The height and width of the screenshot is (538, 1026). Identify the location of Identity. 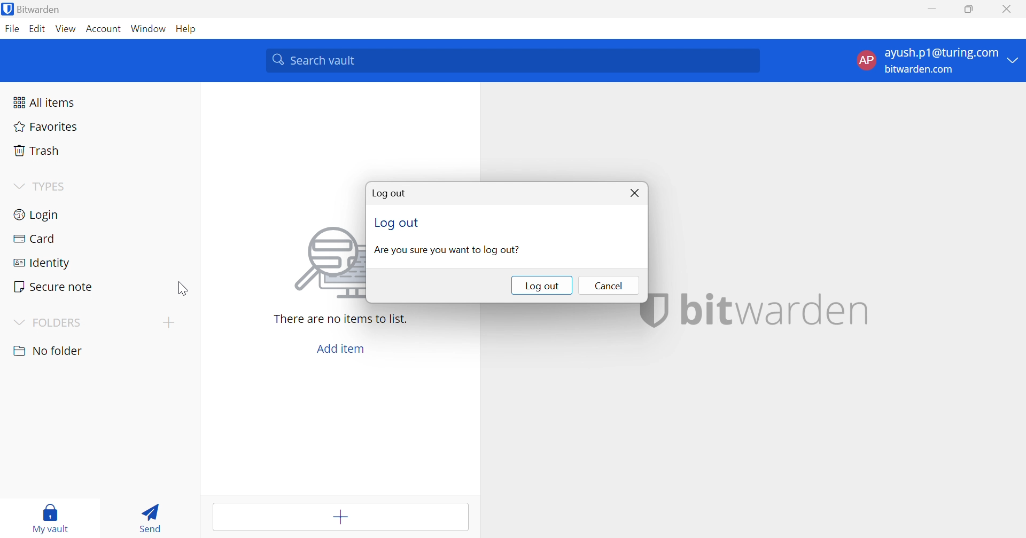
(42, 262).